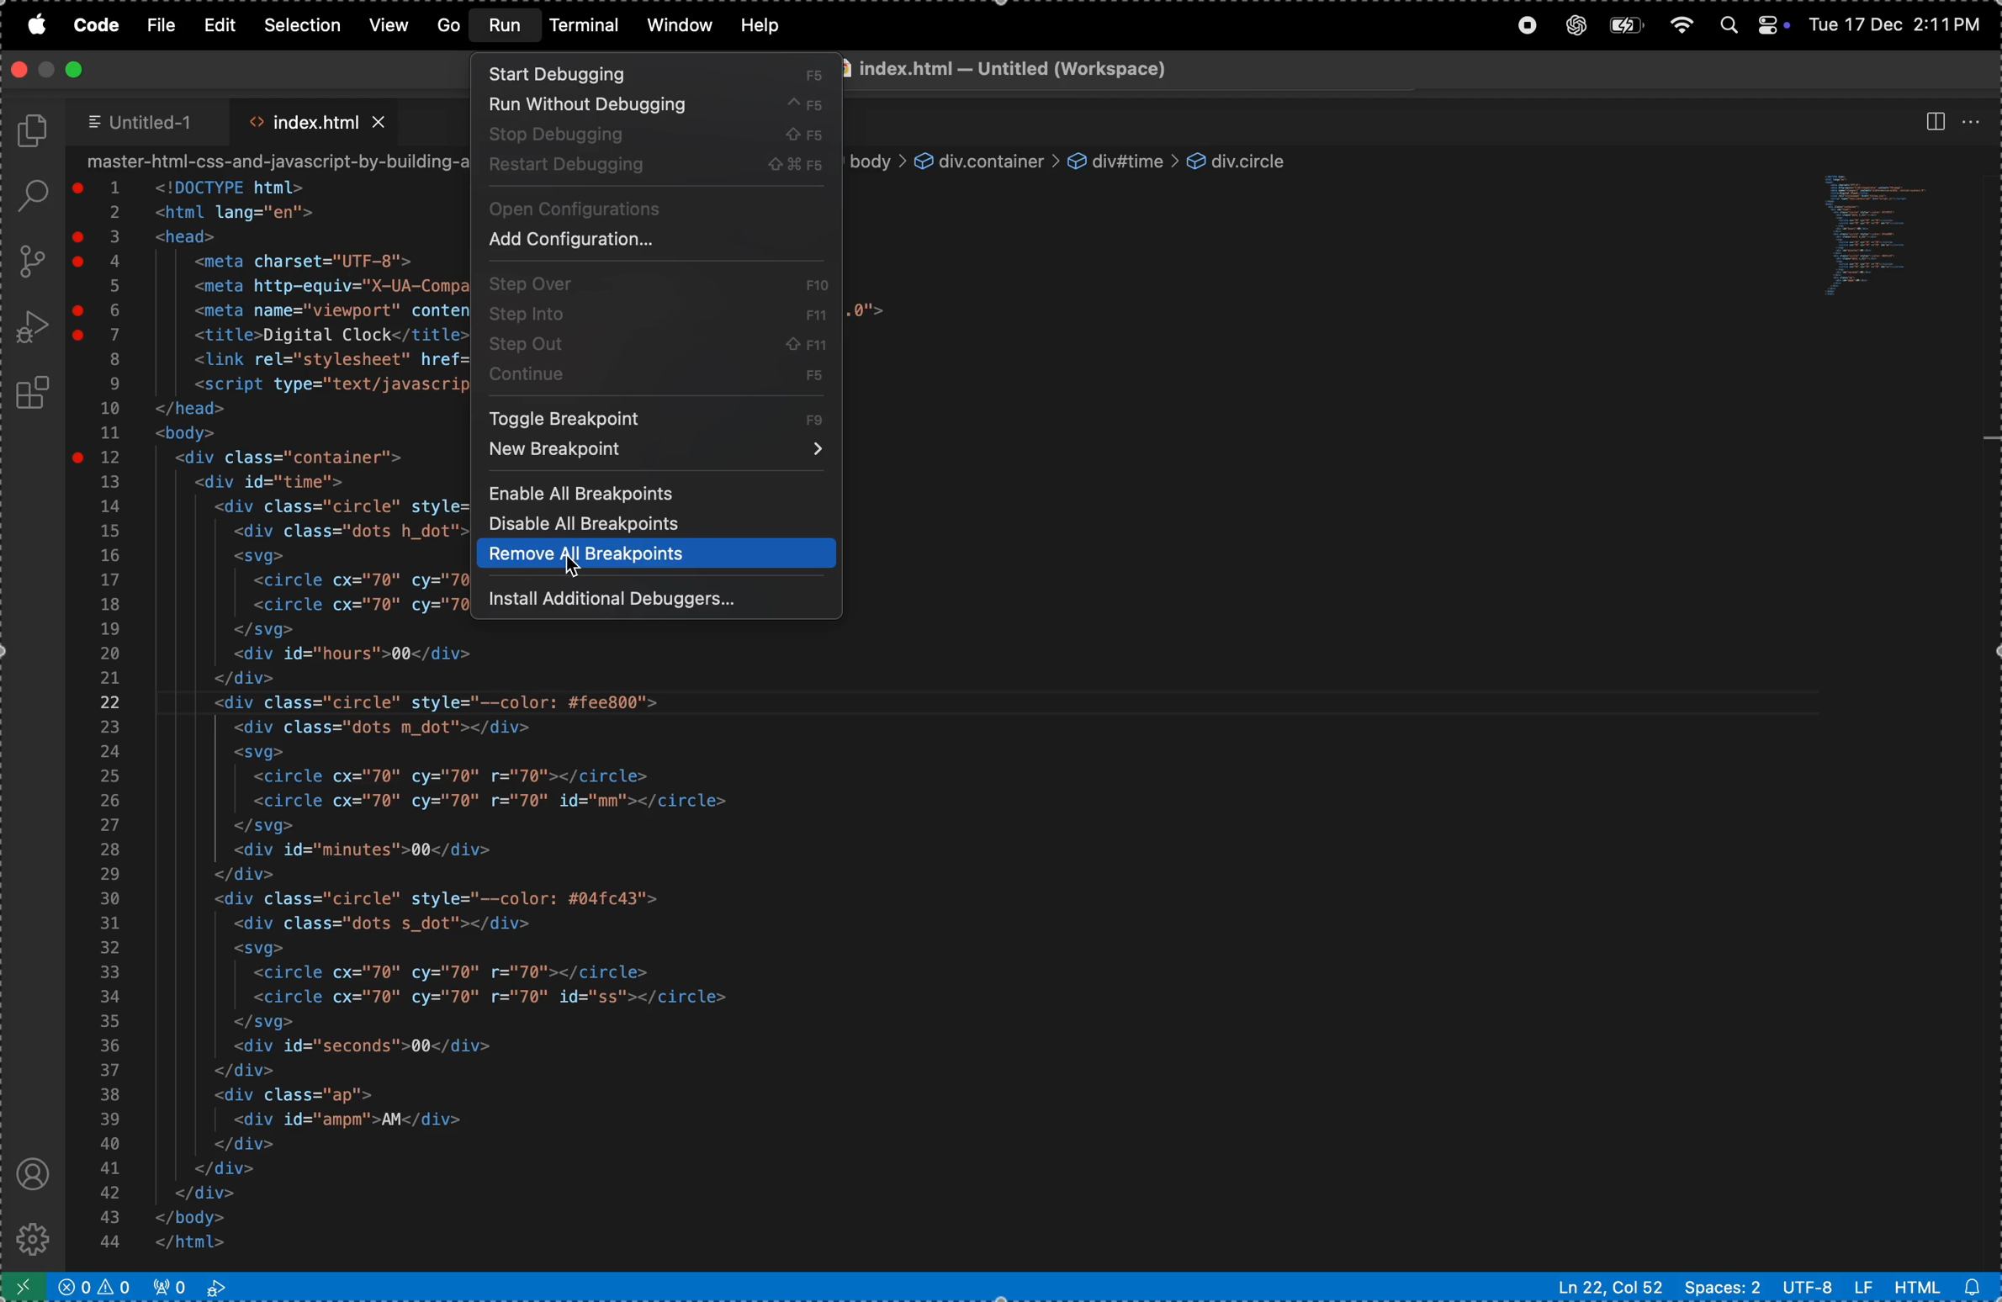  I want to click on maximize, so click(71, 70).